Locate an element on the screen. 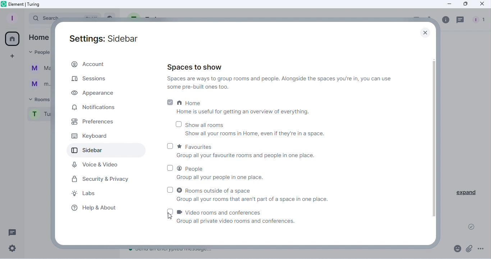  Close is located at coordinates (481, 5).